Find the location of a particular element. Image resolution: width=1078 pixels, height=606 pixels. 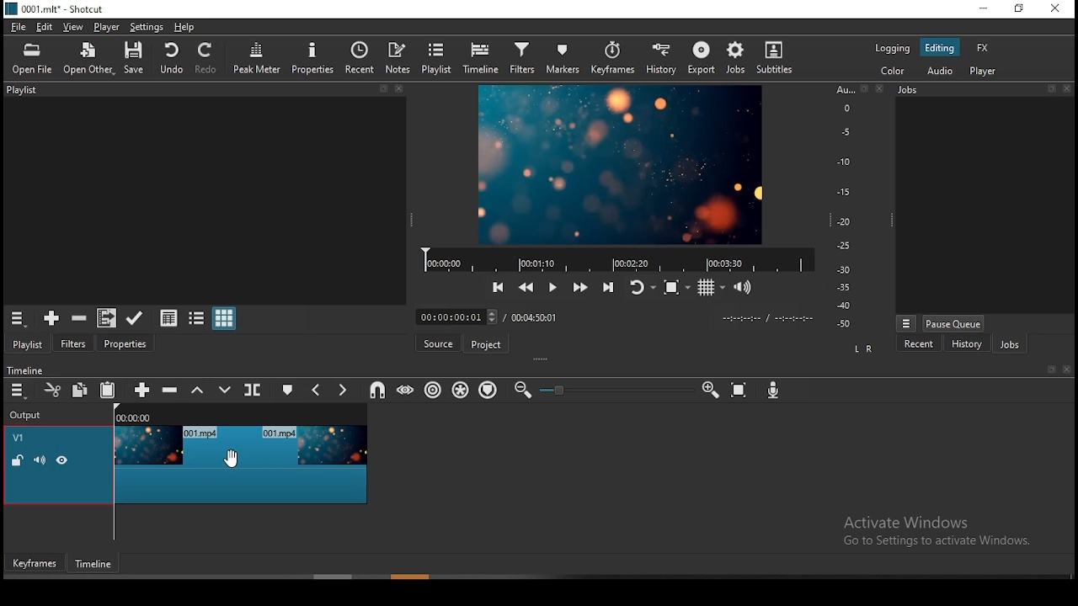

jobs is located at coordinates (1013, 344).